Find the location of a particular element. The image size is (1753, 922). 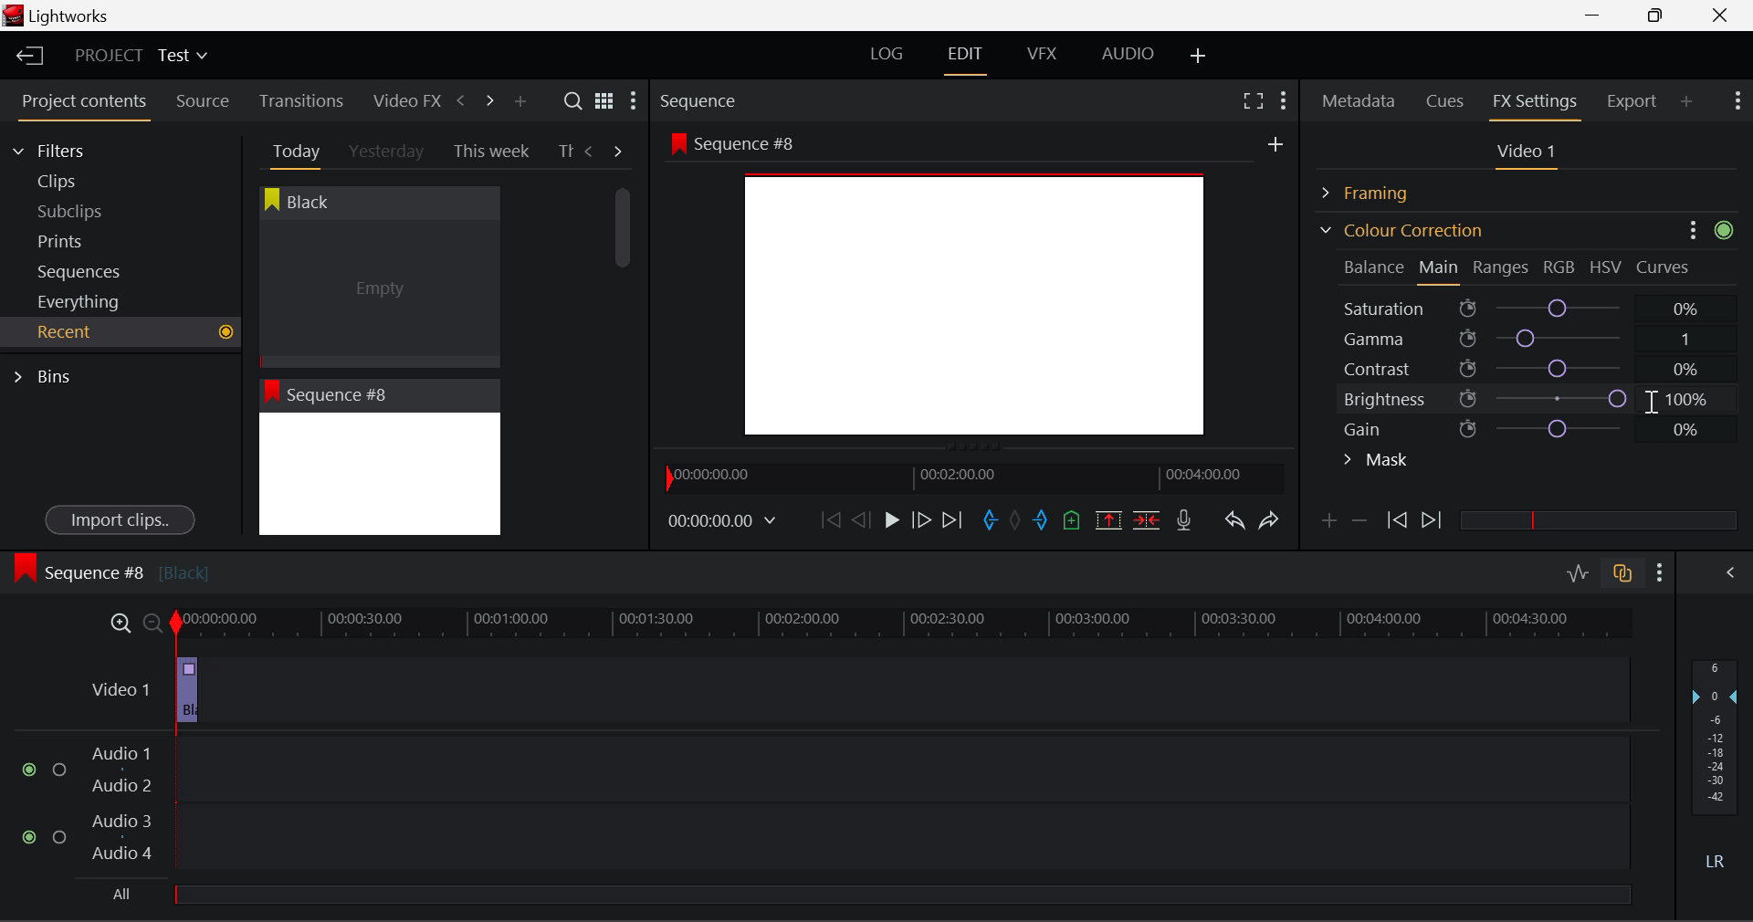

Remove marked section is located at coordinates (1107, 519).